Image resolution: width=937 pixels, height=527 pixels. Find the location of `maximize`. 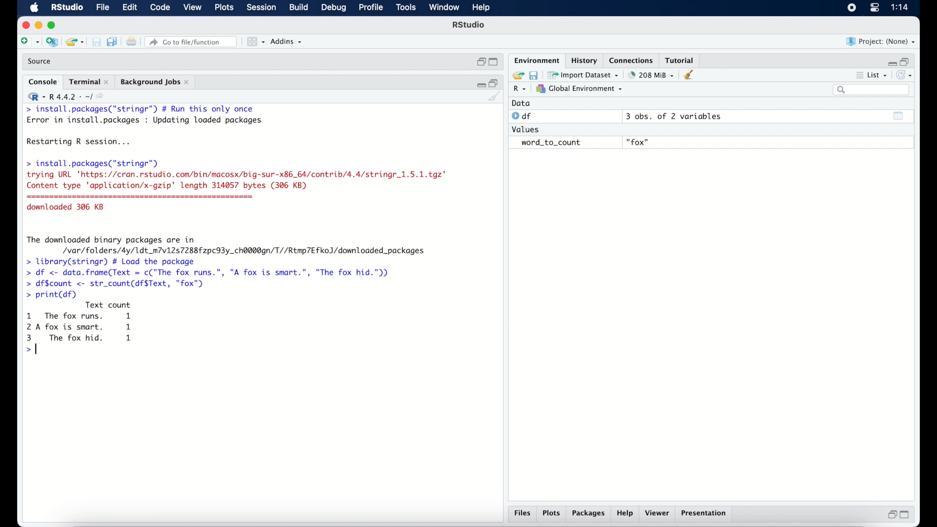

maximize is located at coordinates (54, 25).